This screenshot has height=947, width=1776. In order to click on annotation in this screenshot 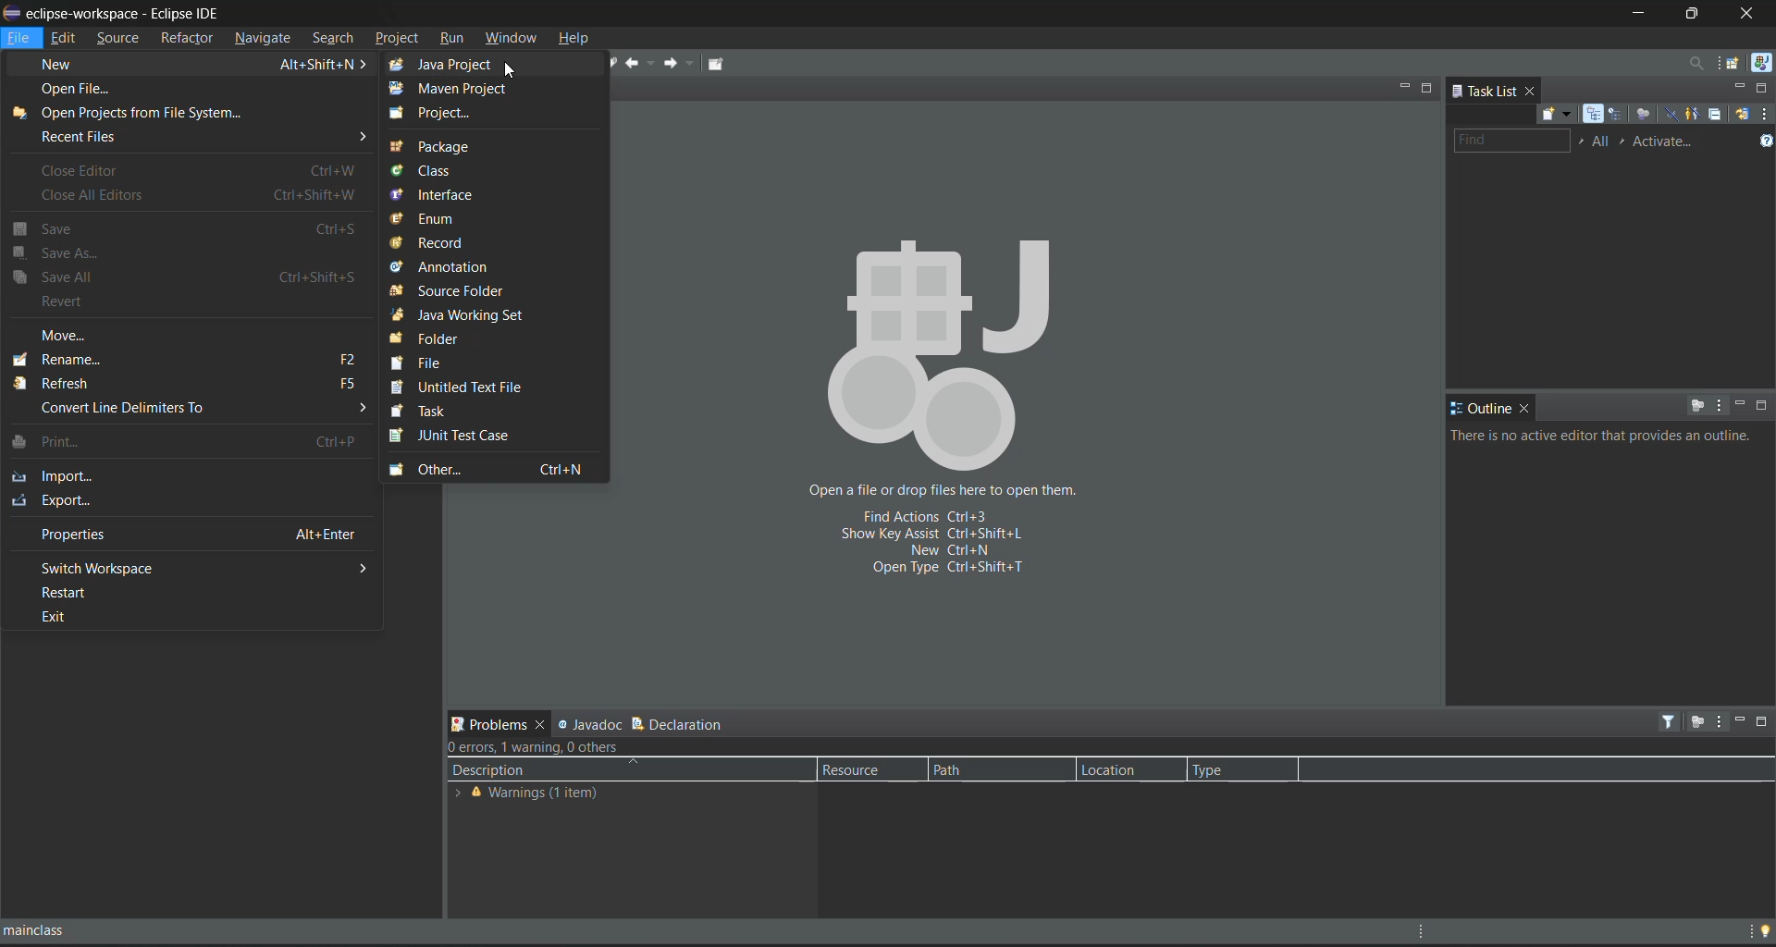, I will do `click(449, 266)`.